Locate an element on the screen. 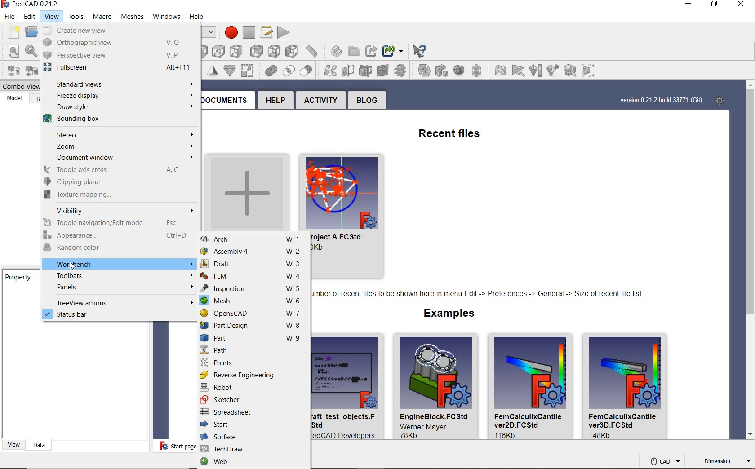  restore down is located at coordinates (210, 32).